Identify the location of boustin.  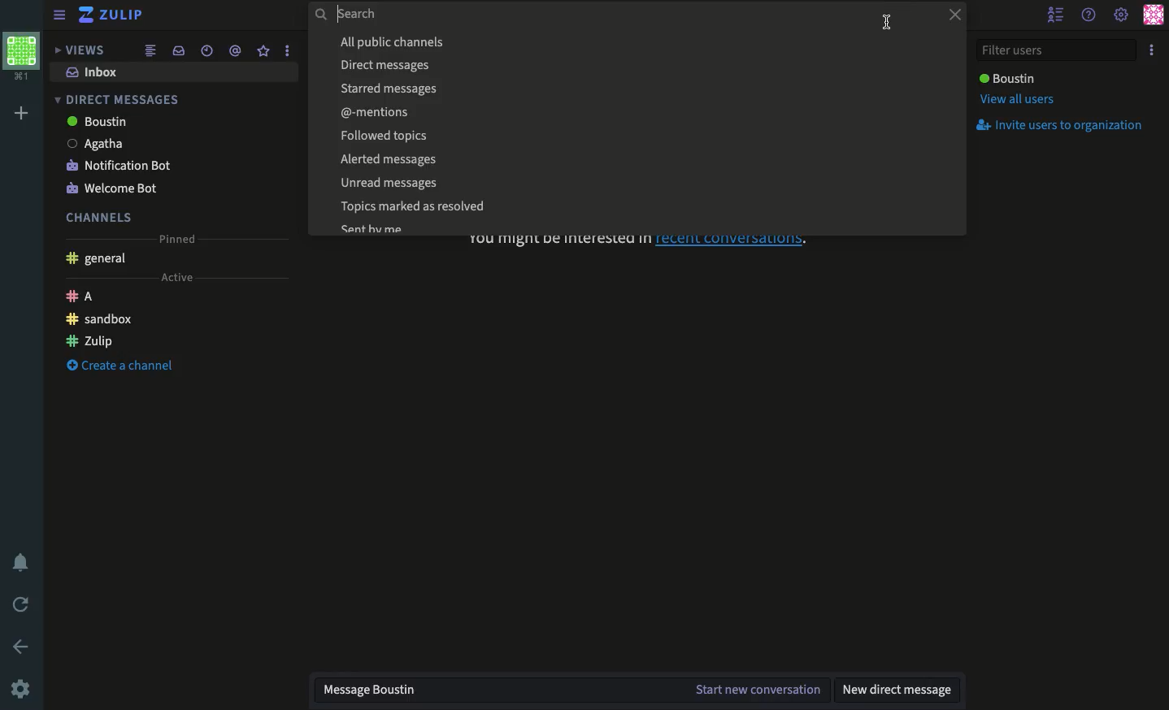
(102, 123).